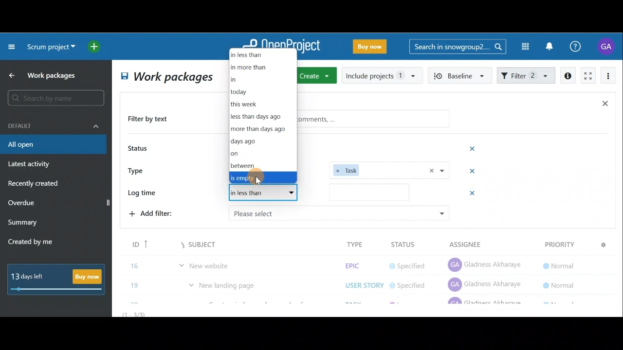 The height and width of the screenshot is (350, 623). I want to click on less than days ago, so click(260, 117).